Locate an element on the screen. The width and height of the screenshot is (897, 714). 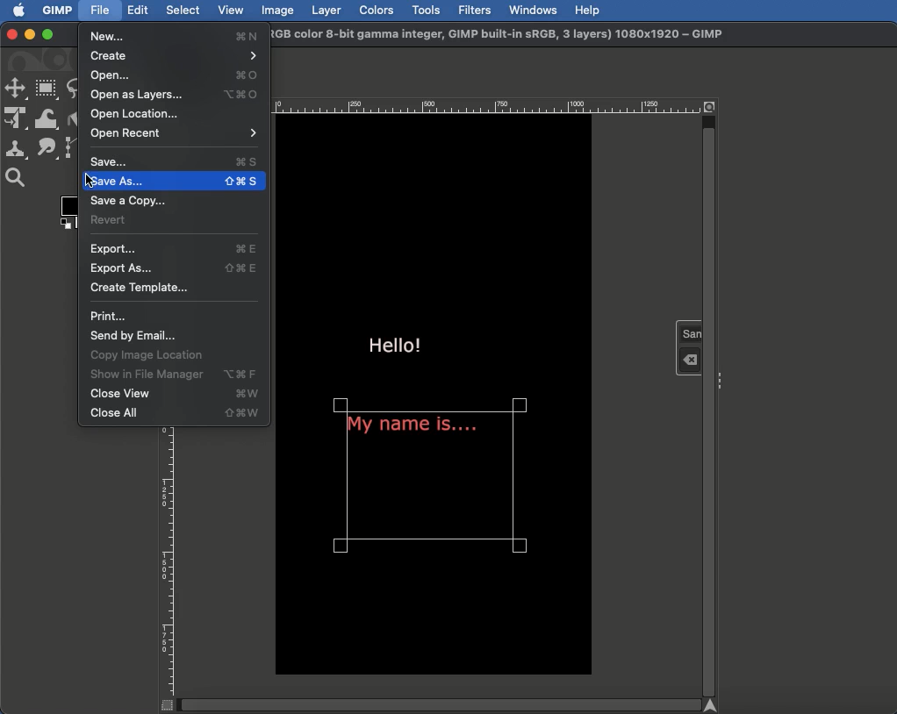
Revert is located at coordinates (110, 221).